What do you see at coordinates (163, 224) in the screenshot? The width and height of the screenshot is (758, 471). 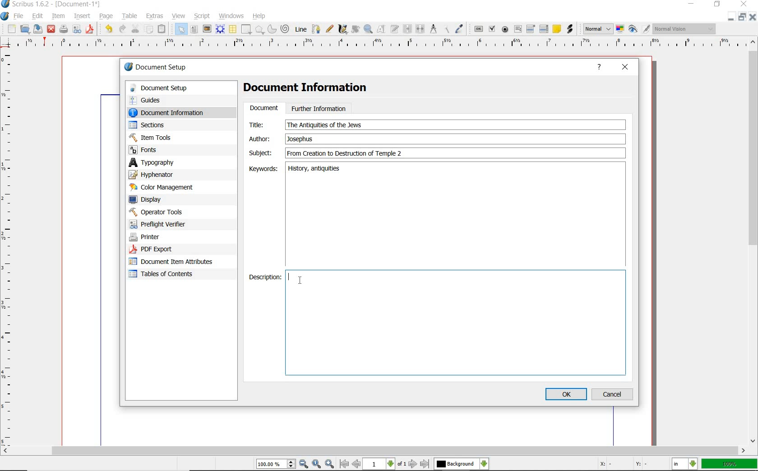 I see `preflight verifier` at bounding box center [163, 224].